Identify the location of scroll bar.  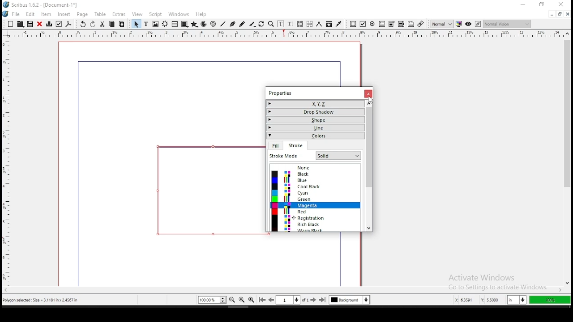
(567, 158).